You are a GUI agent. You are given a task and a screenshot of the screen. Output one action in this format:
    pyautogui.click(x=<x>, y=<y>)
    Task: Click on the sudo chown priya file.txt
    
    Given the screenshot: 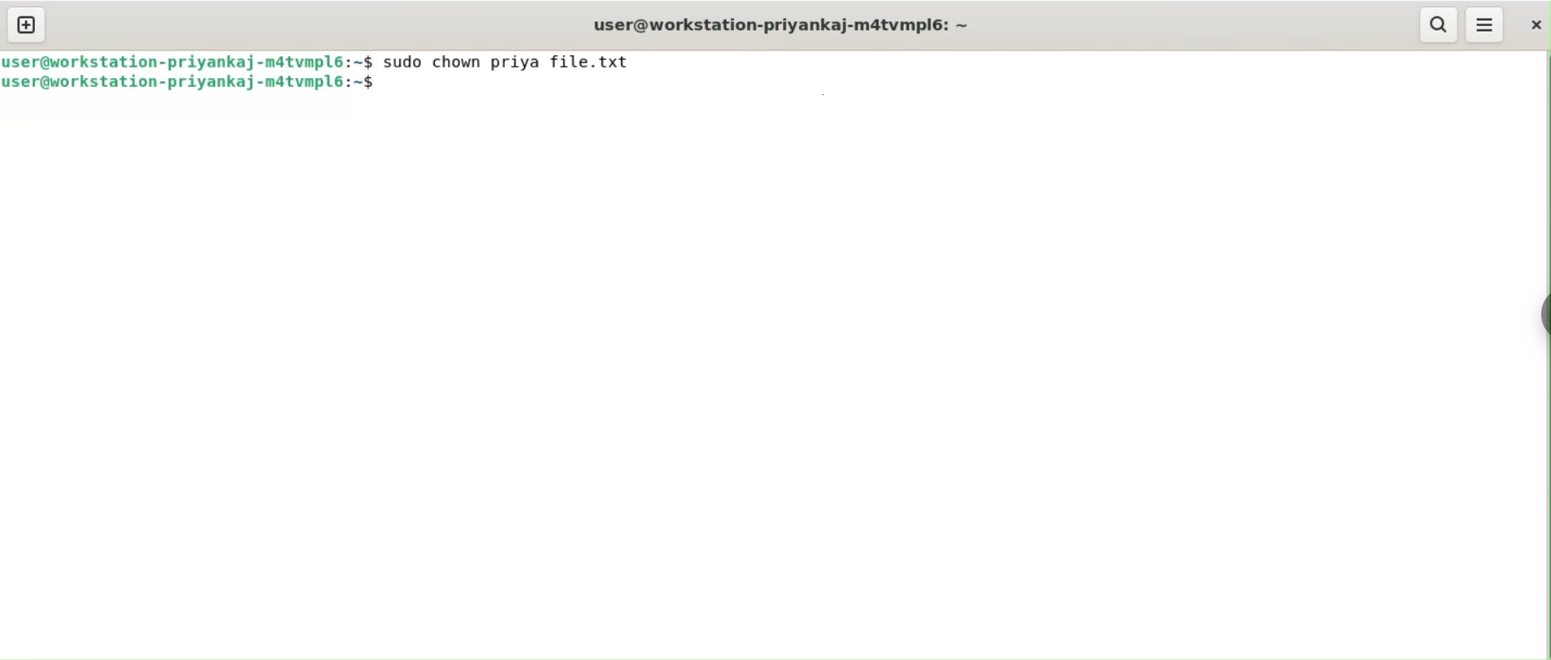 What is the action you would take?
    pyautogui.click(x=514, y=62)
    